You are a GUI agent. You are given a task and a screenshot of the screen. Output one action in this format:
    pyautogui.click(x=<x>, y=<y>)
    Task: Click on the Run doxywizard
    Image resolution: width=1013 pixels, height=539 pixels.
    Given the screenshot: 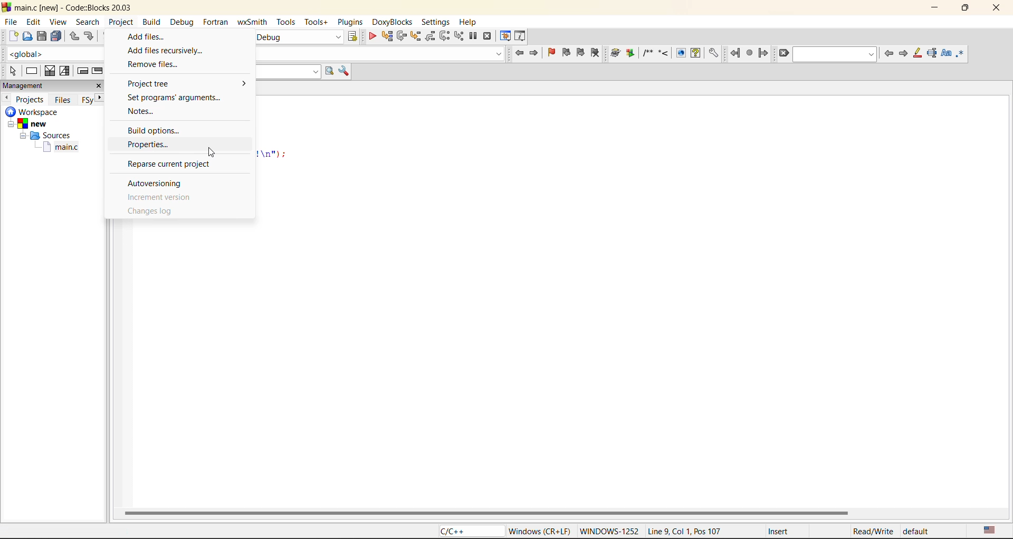 What is the action you would take?
    pyautogui.click(x=615, y=53)
    